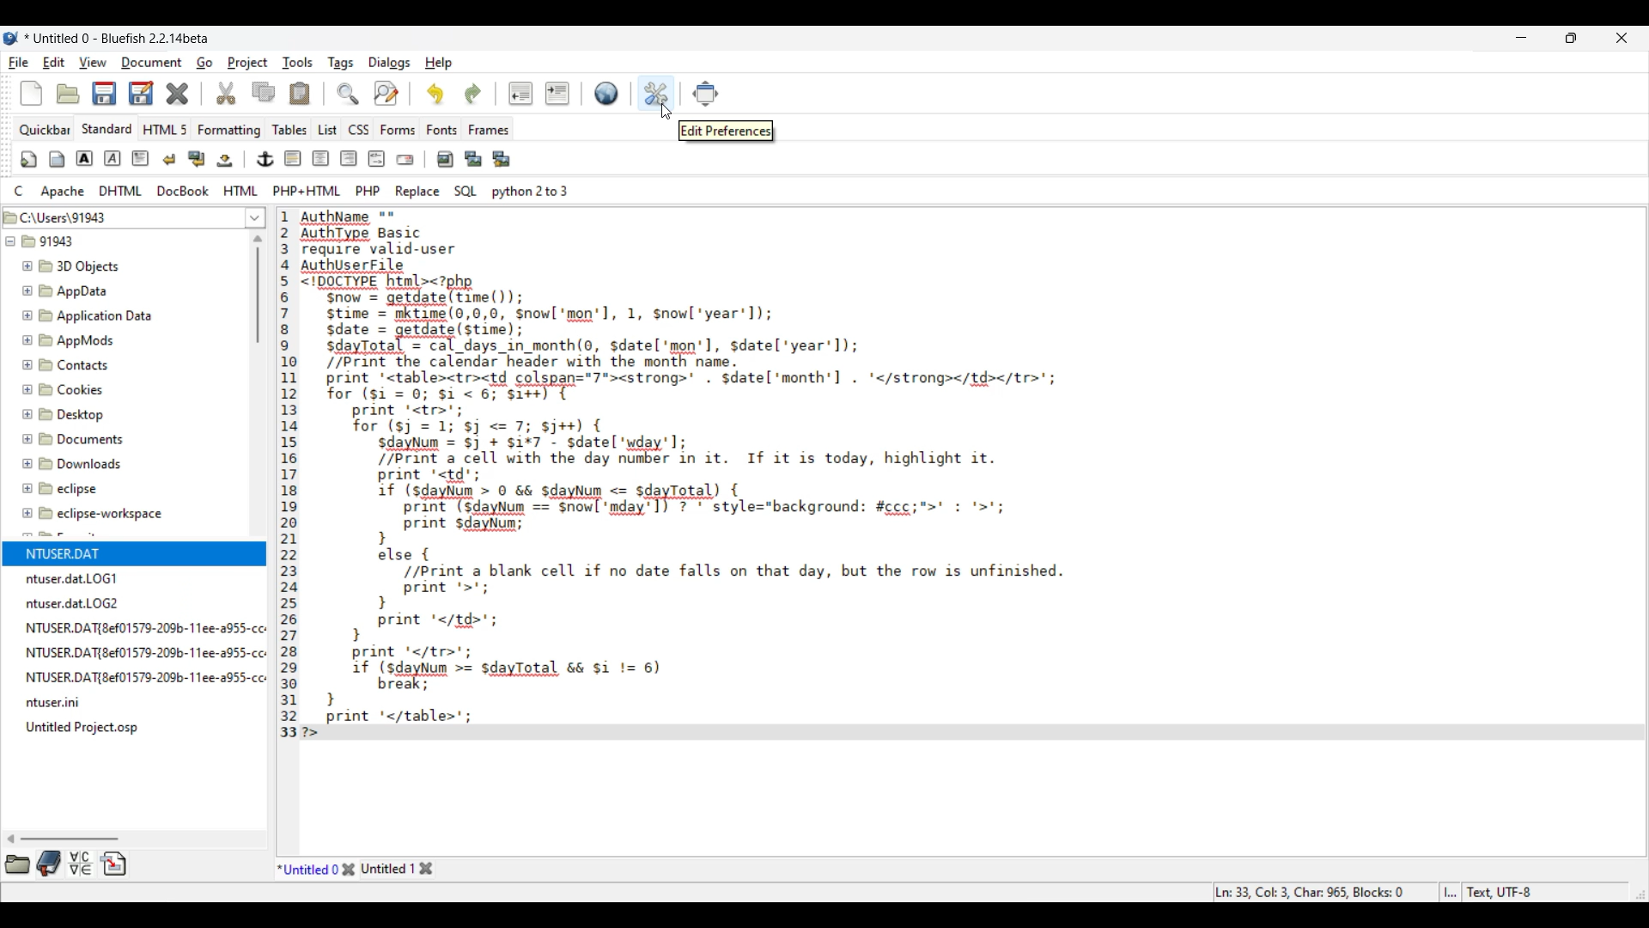 This screenshot has width=1649, height=928. I want to click on Cookies, so click(81, 392).